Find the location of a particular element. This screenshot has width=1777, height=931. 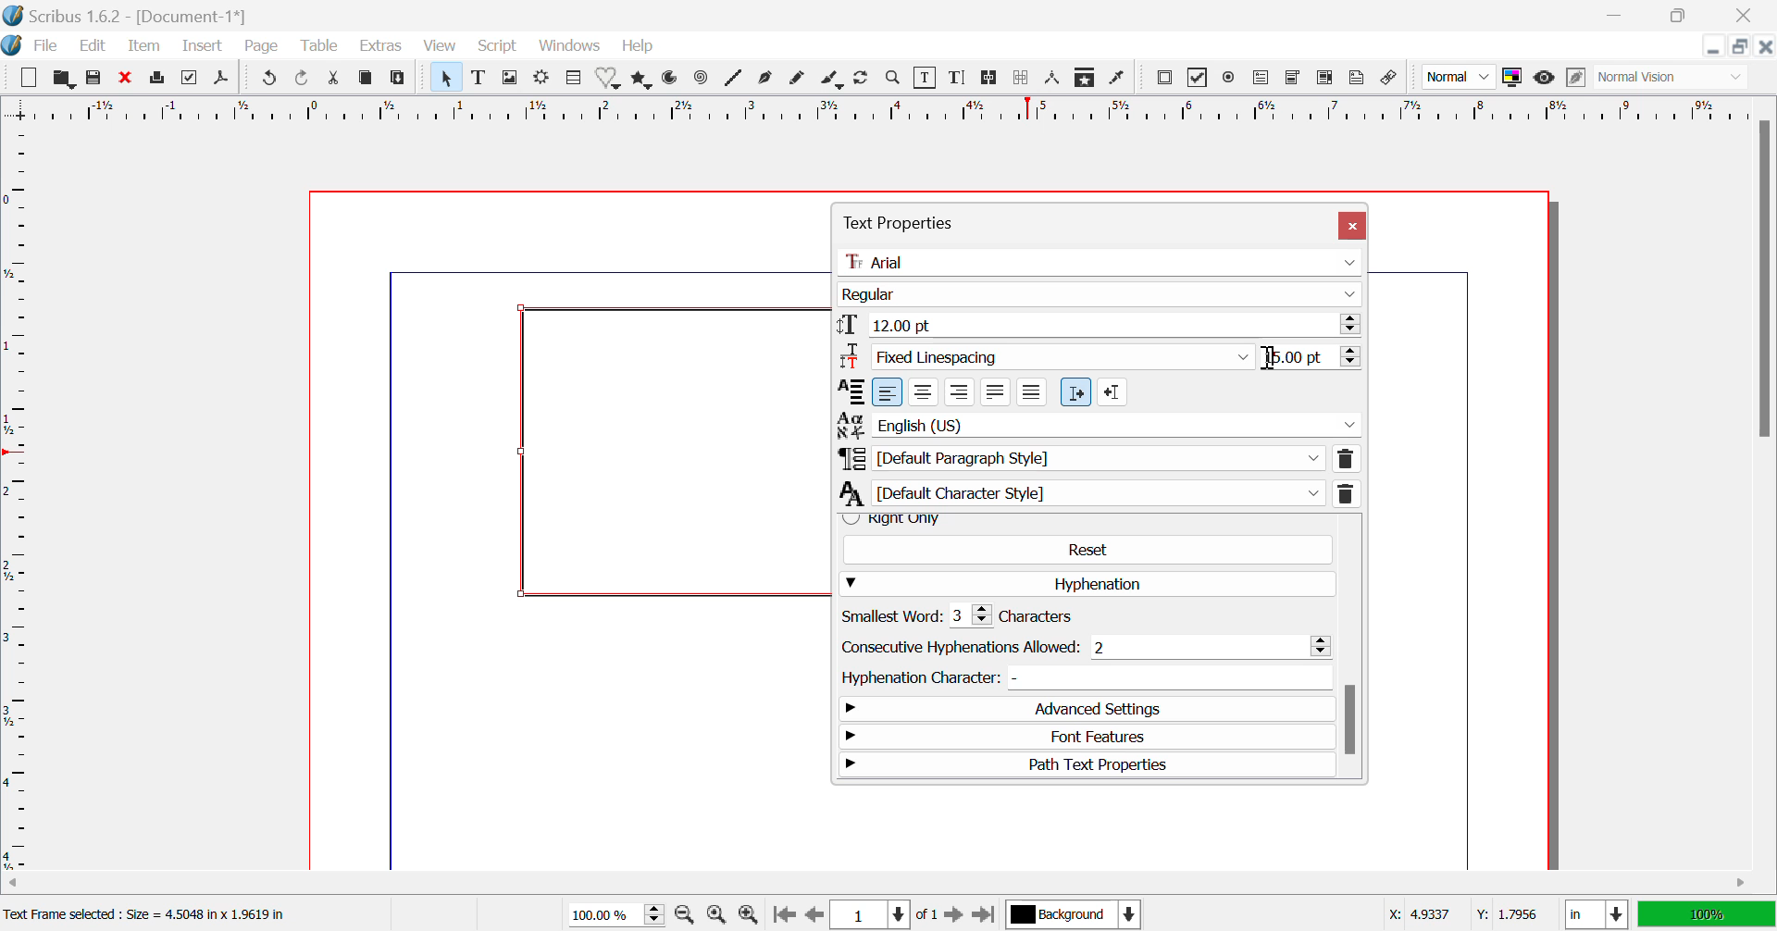

Page is located at coordinates (265, 48).